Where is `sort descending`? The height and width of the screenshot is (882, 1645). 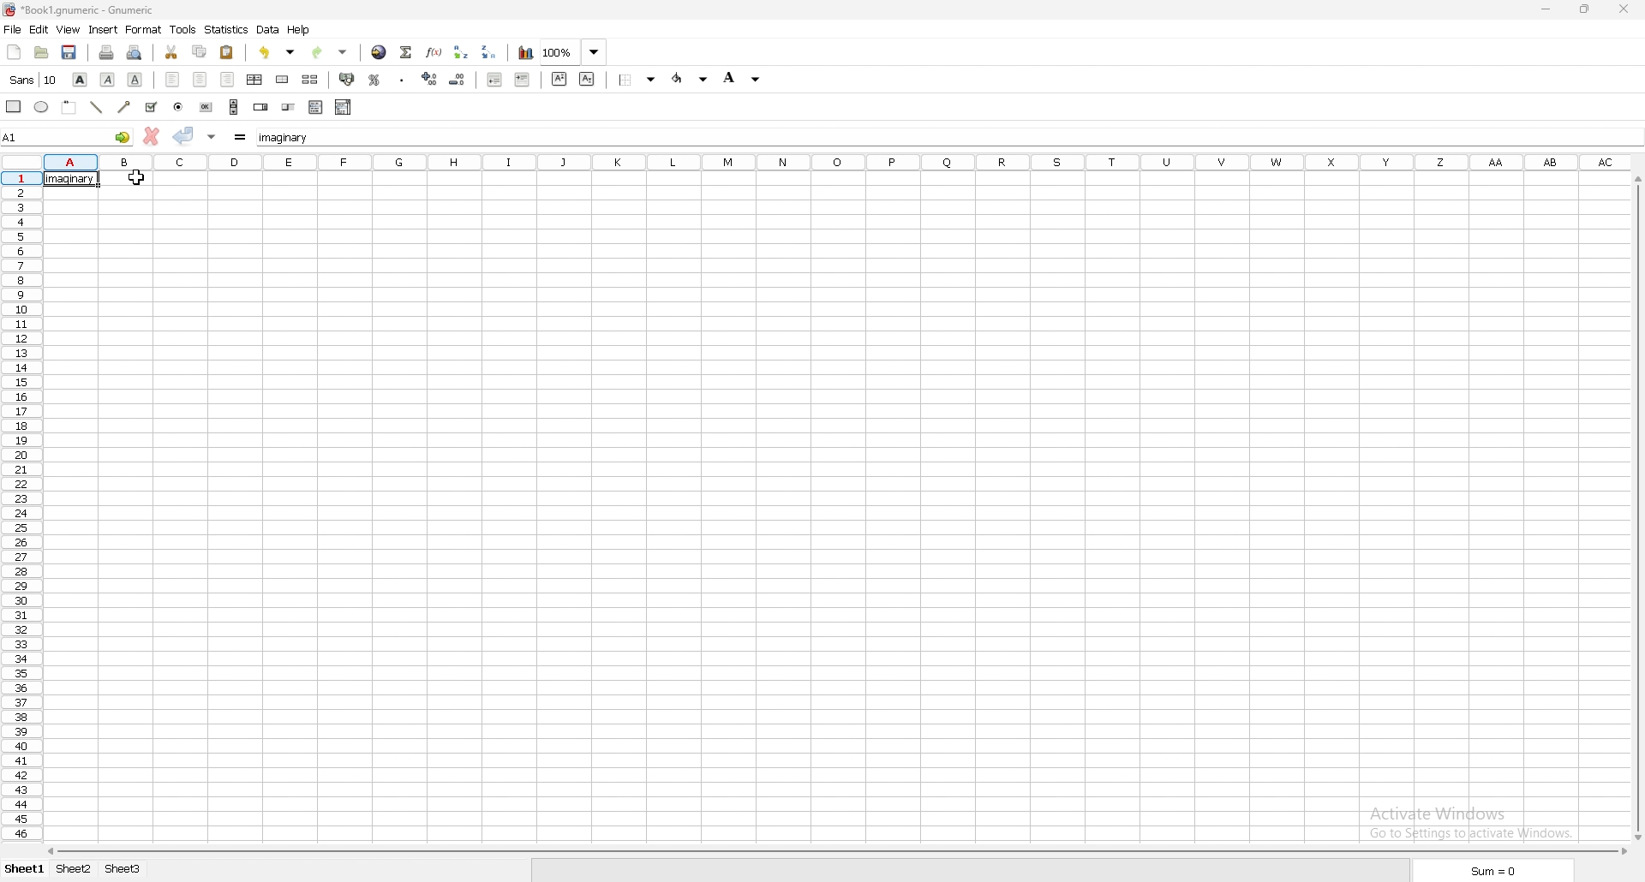
sort descending is located at coordinates (488, 51).